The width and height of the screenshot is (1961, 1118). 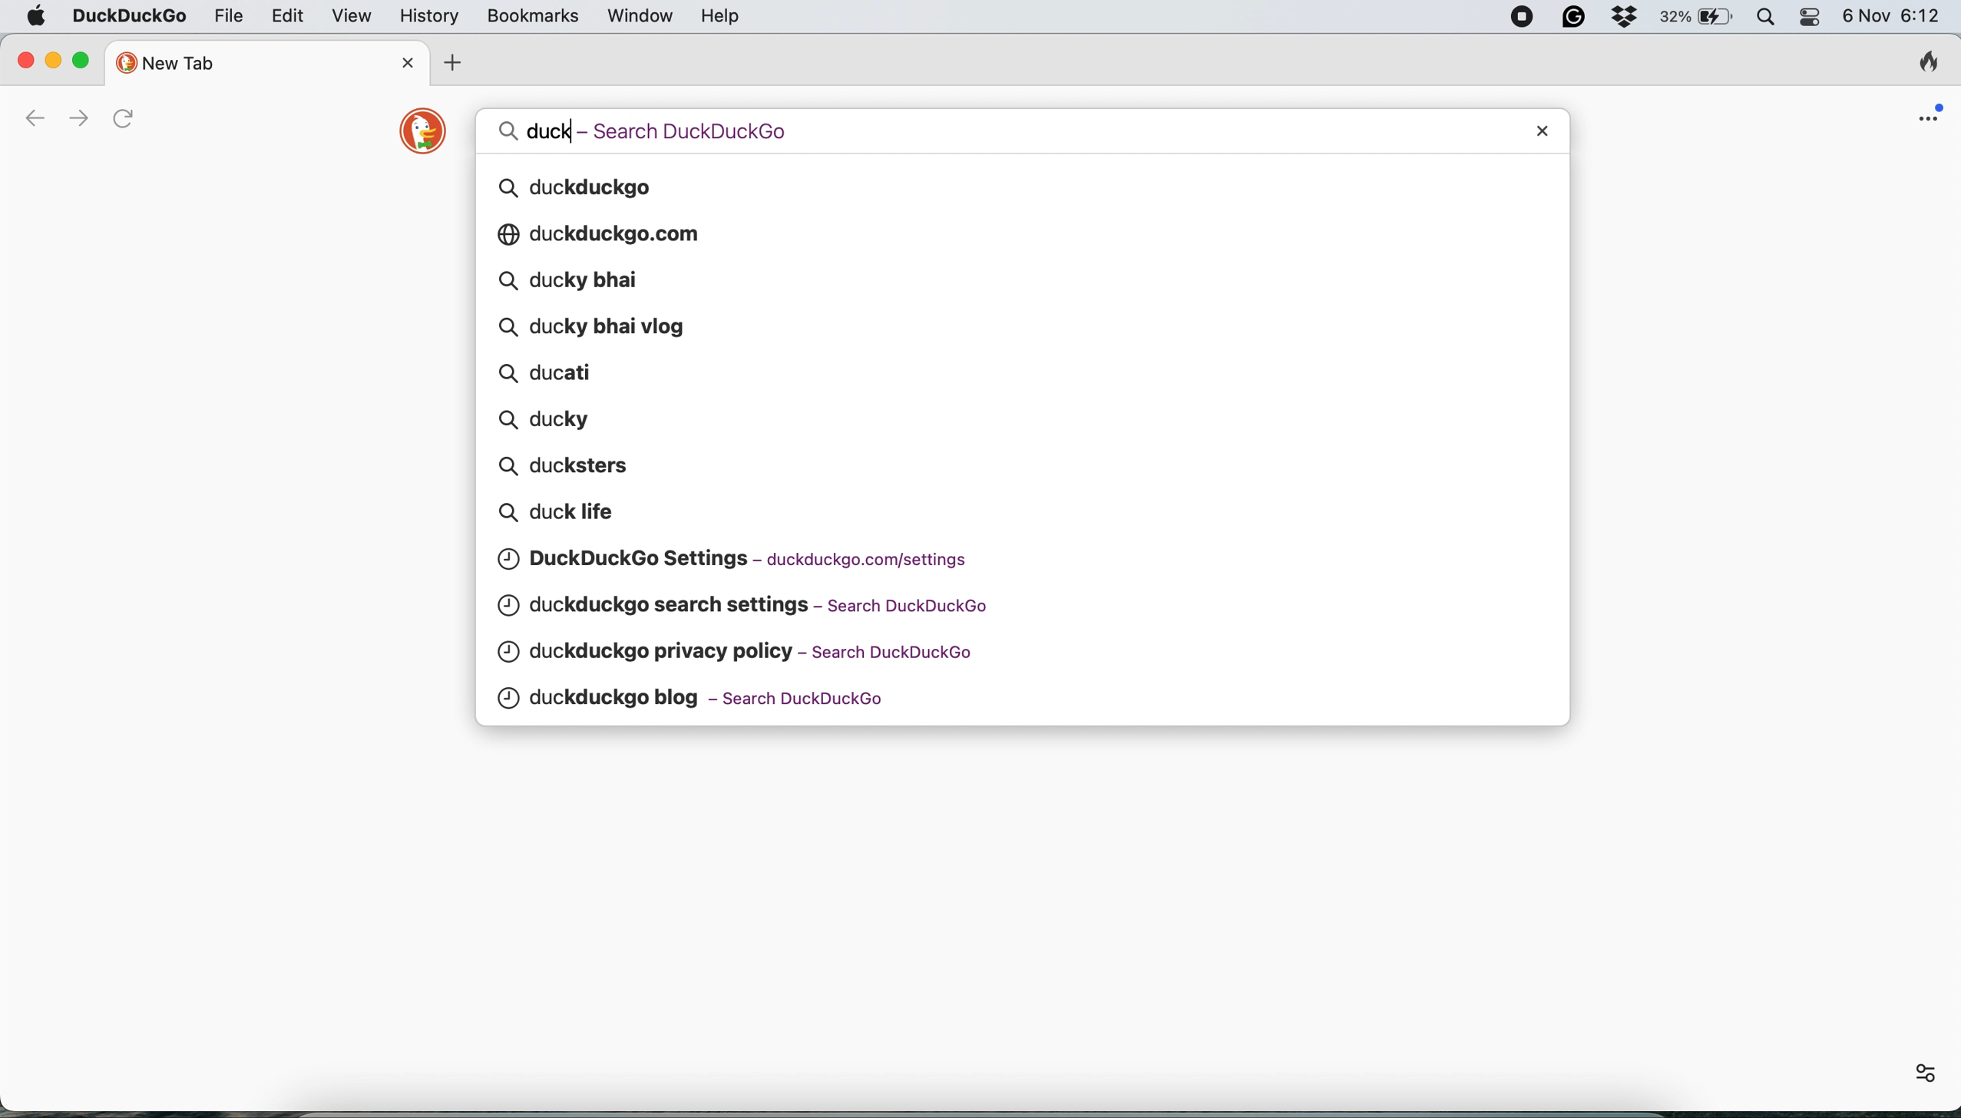 What do you see at coordinates (35, 18) in the screenshot?
I see `system logo` at bounding box center [35, 18].